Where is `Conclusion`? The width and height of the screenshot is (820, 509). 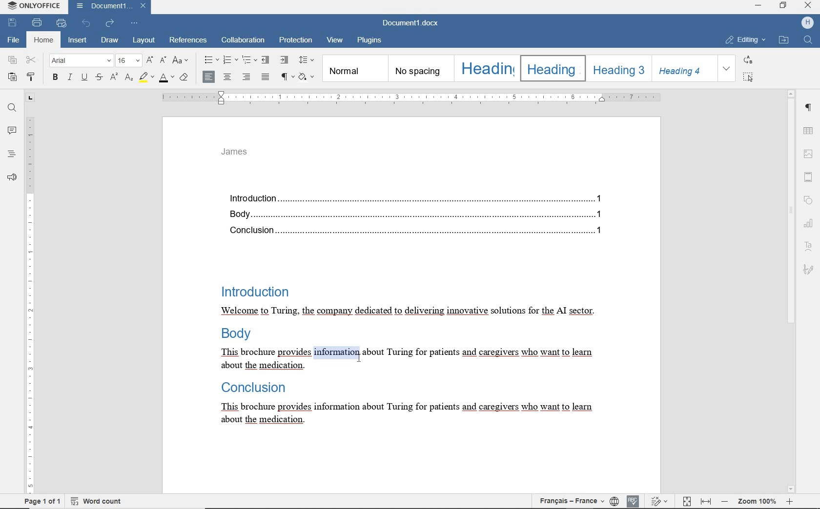
Conclusion is located at coordinates (251, 388).